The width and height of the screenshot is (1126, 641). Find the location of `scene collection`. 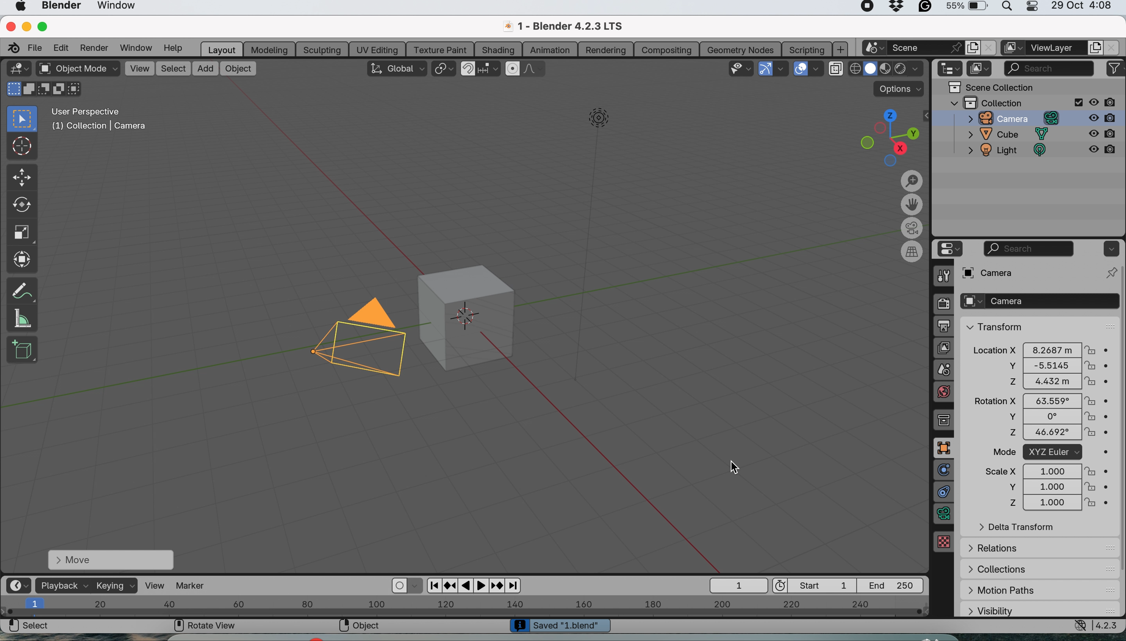

scene collection is located at coordinates (991, 87).